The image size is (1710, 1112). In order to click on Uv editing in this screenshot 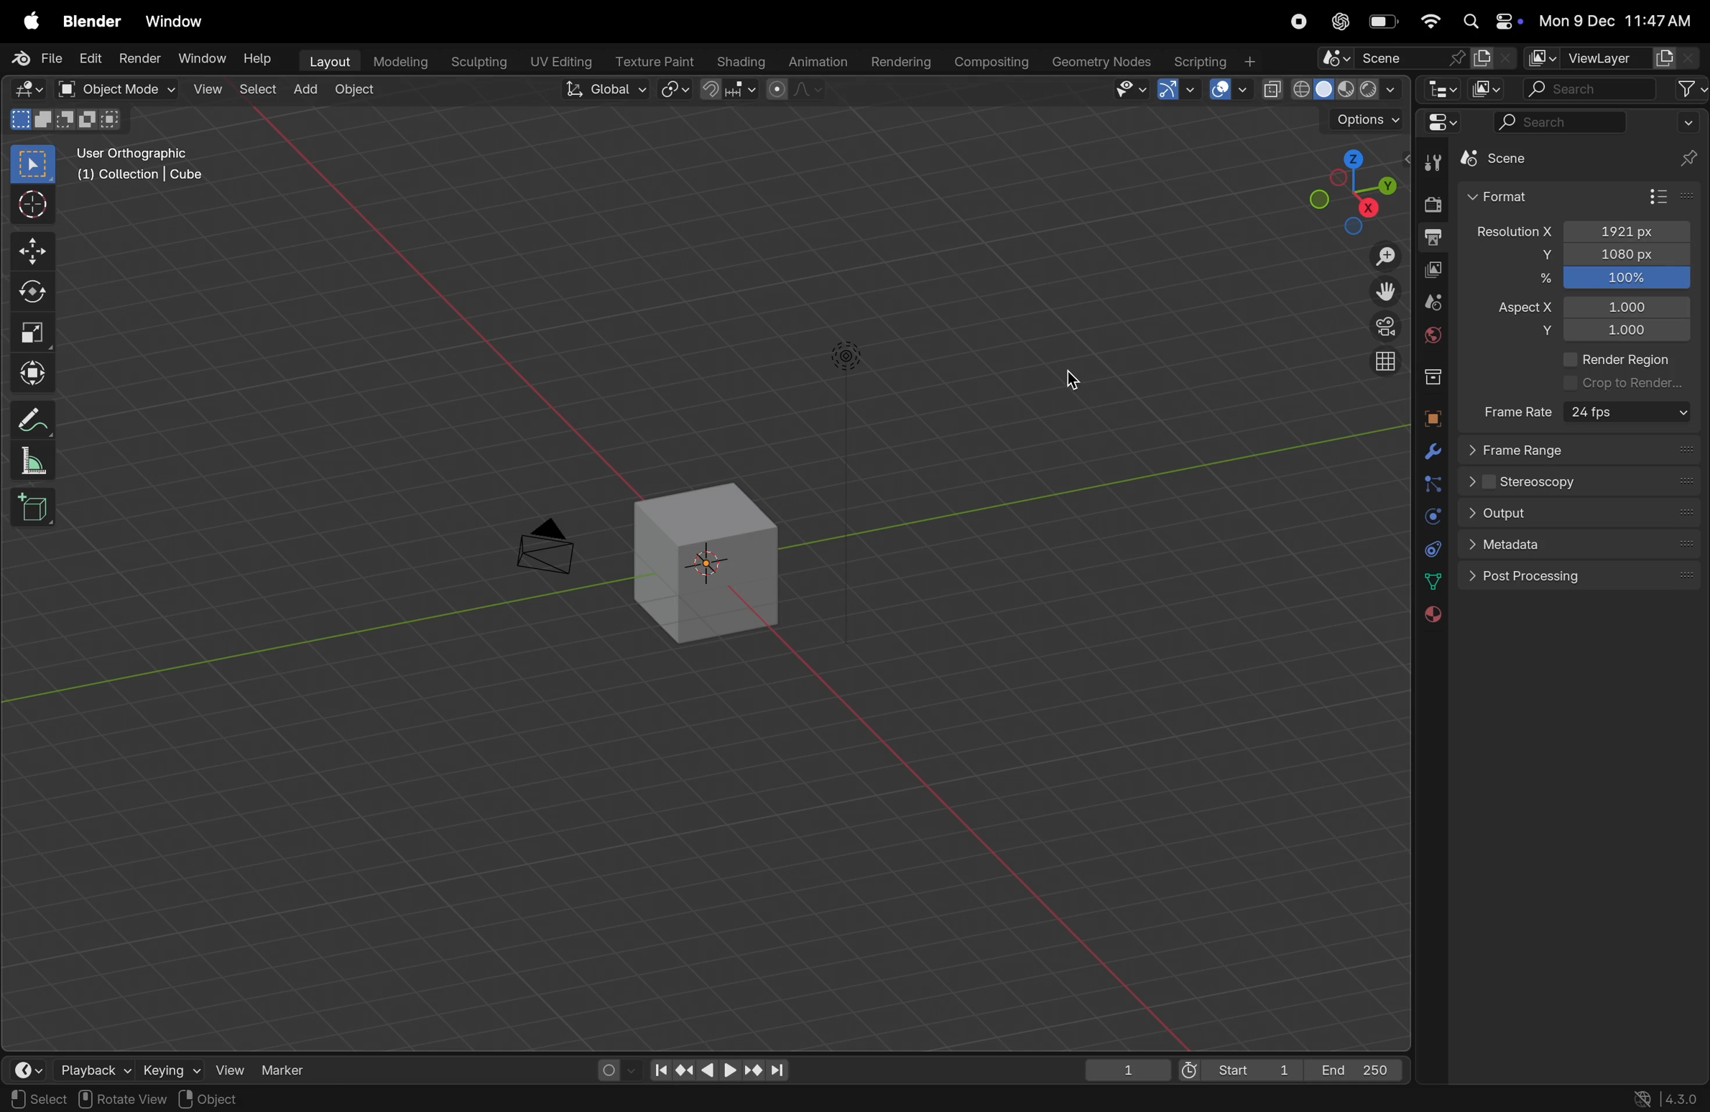, I will do `click(561, 60)`.